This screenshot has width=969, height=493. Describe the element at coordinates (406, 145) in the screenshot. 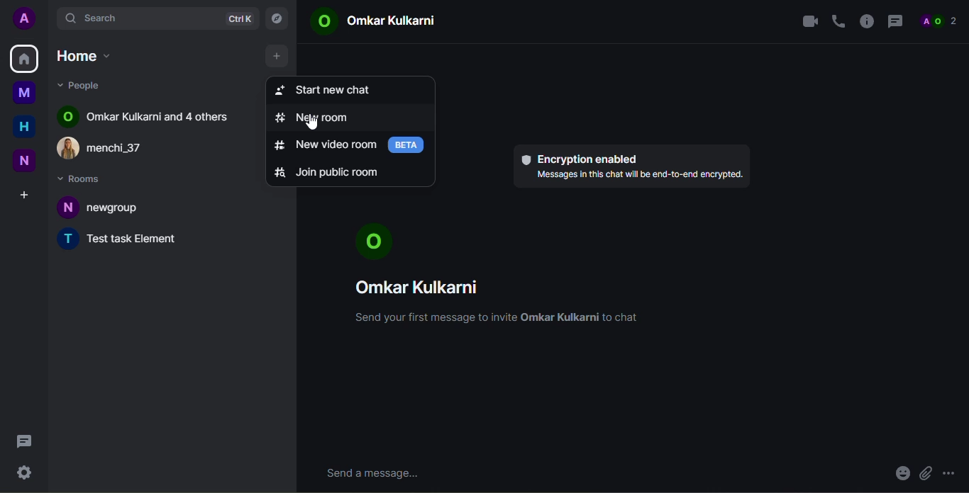

I see `beta` at that location.